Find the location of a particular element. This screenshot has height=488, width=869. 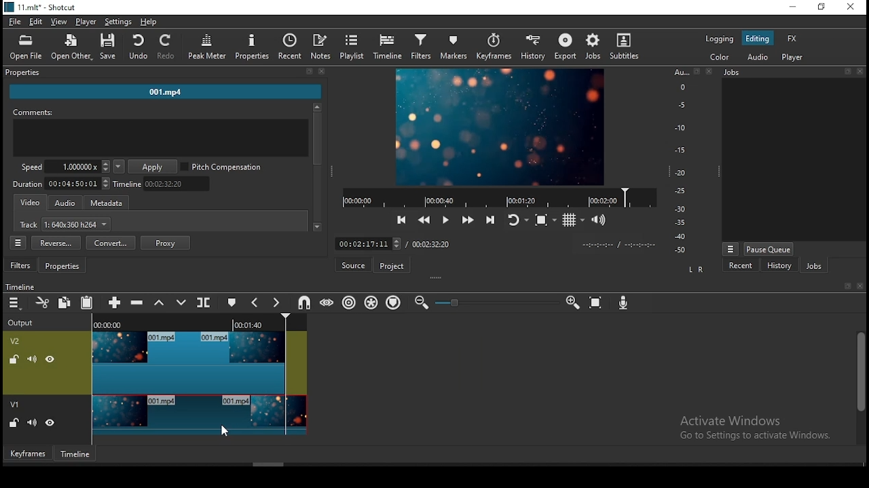

V1 is located at coordinates (16, 405).